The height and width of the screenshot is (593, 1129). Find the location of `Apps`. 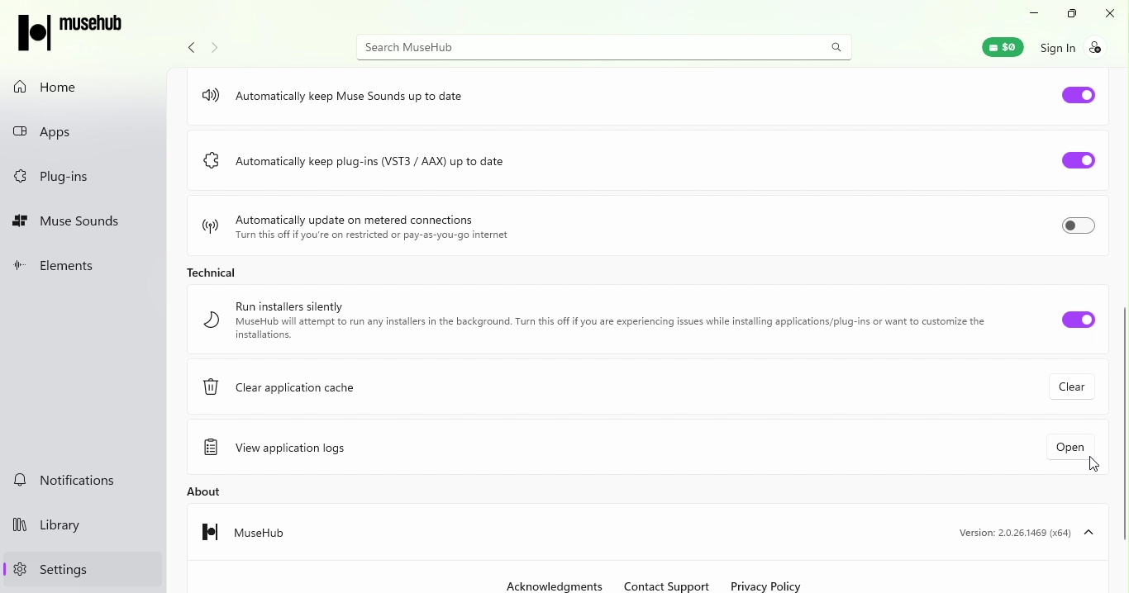

Apps is located at coordinates (73, 135).